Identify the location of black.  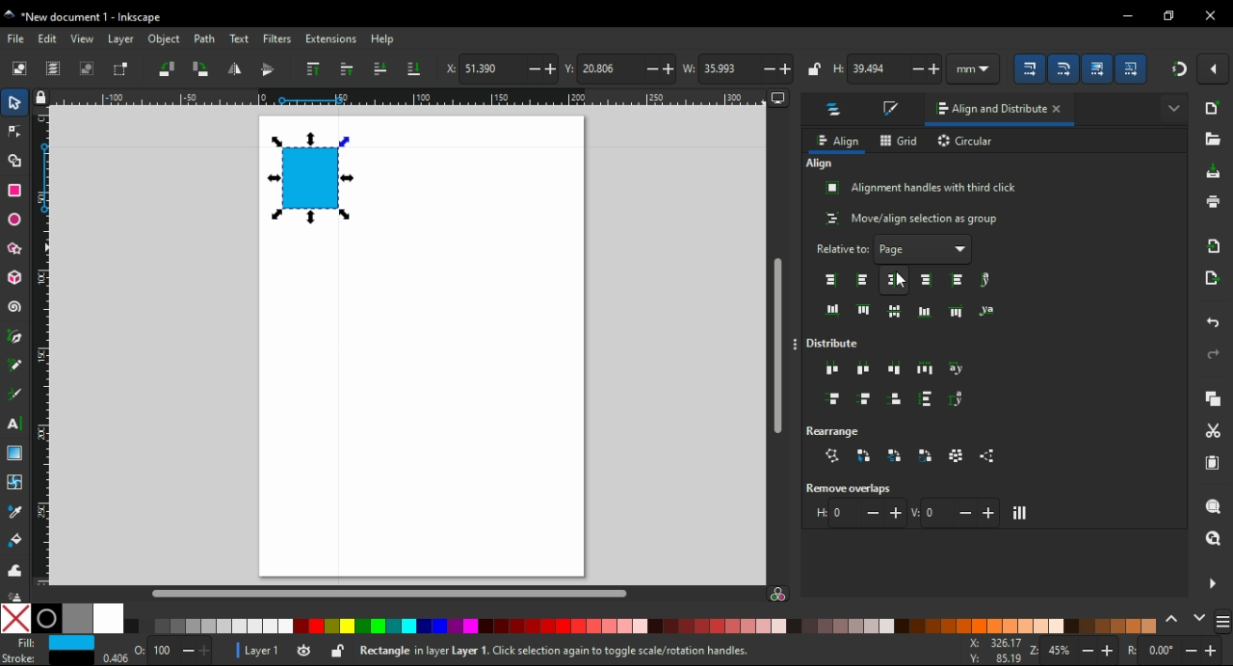
(46, 619).